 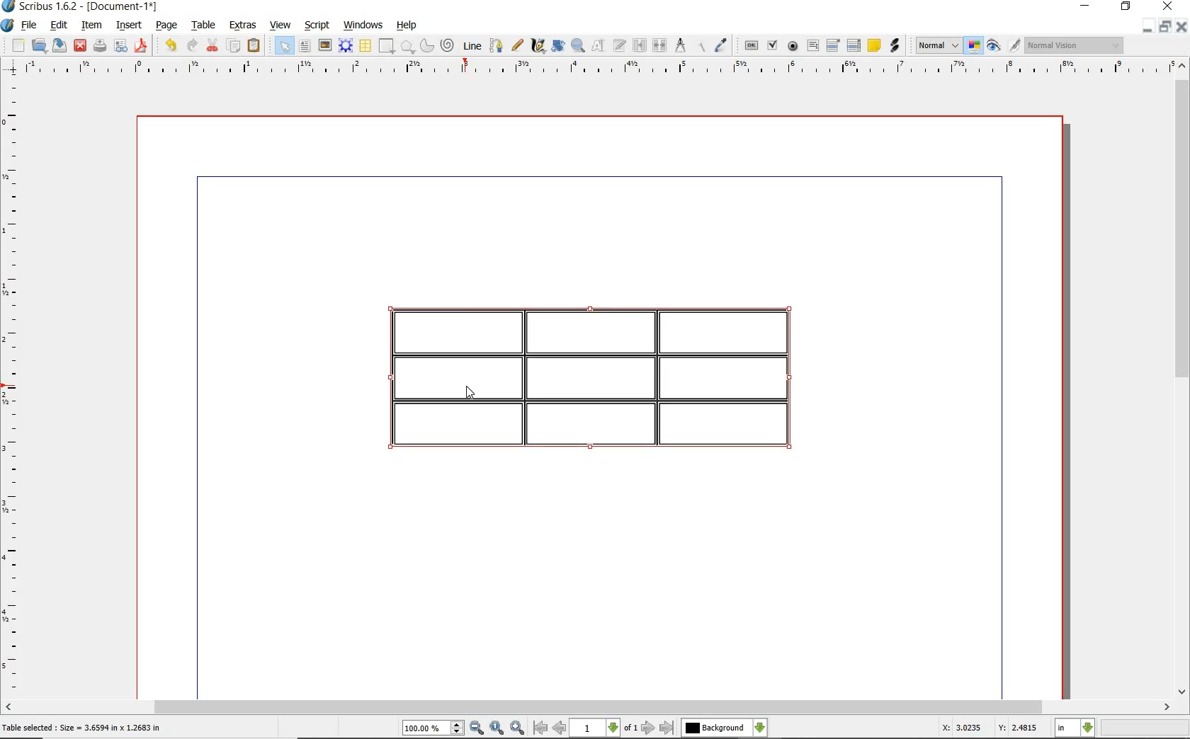 What do you see at coordinates (234, 47) in the screenshot?
I see `copy` at bounding box center [234, 47].